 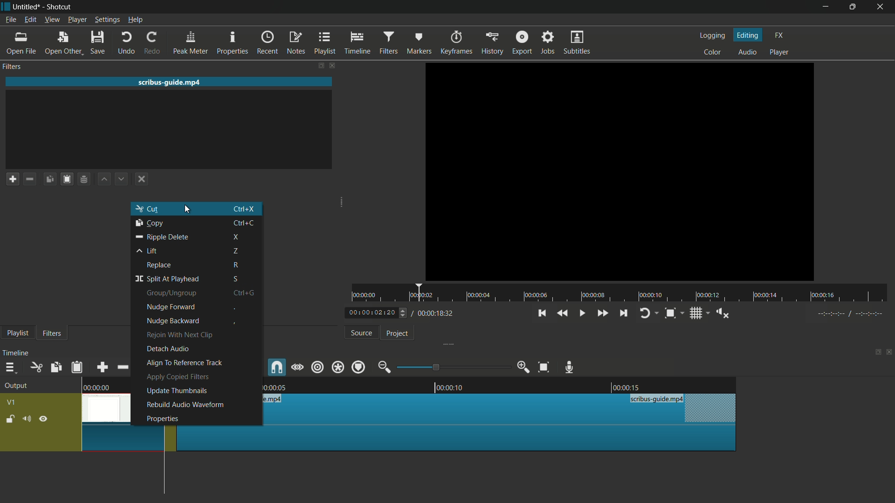 I want to click on video in timeline, so click(x=496, y=422).